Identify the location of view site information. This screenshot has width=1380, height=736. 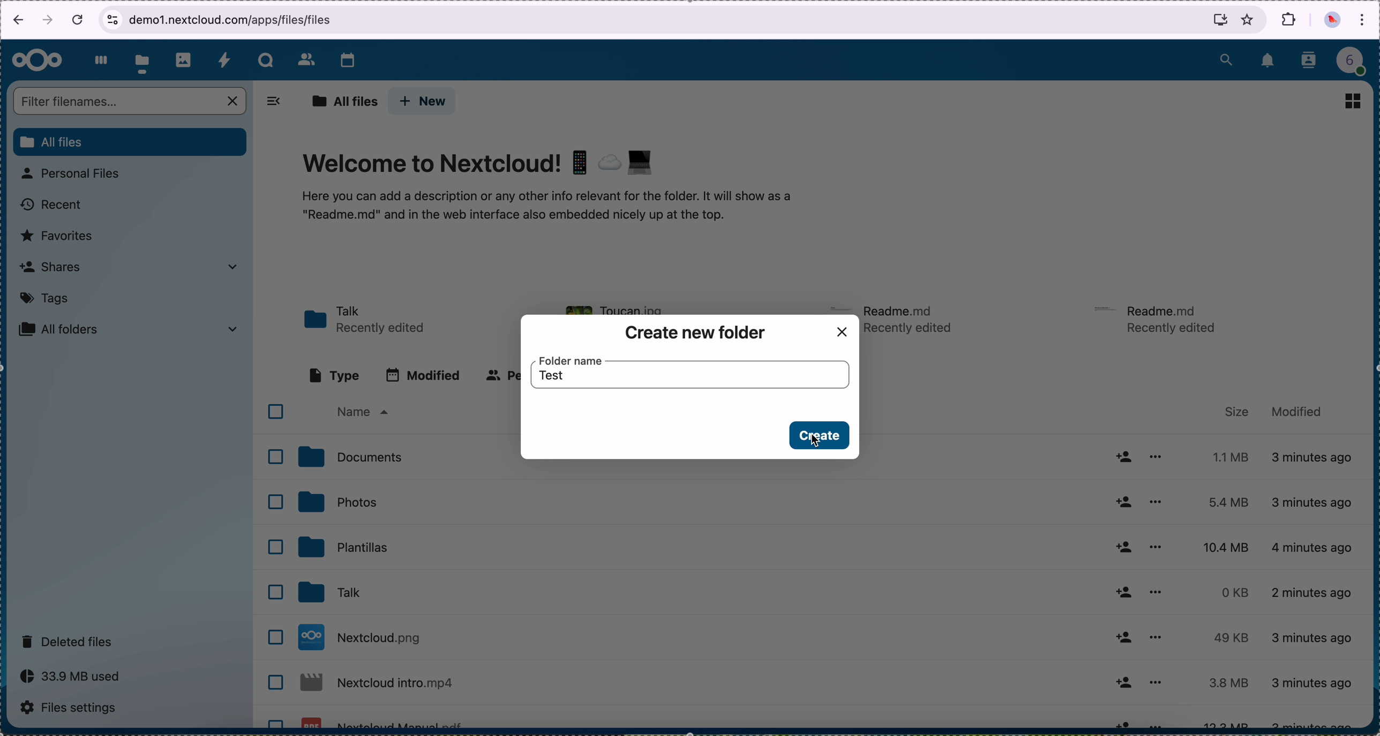
(112, 20).